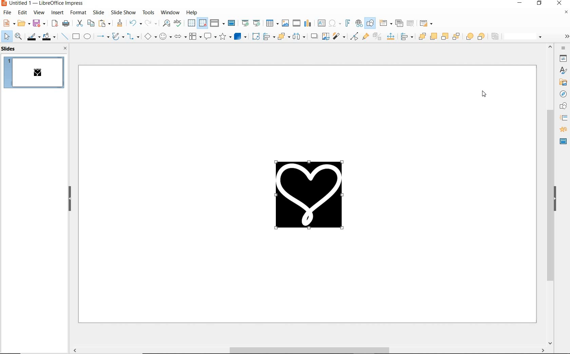 The height and width of the screenshot is (354, 570). I want to click on cursor, so click(483, 95).